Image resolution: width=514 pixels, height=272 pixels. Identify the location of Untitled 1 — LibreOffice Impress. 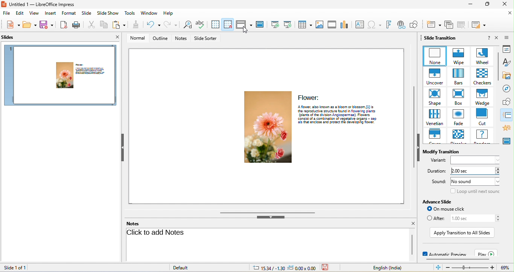
(40, 4).